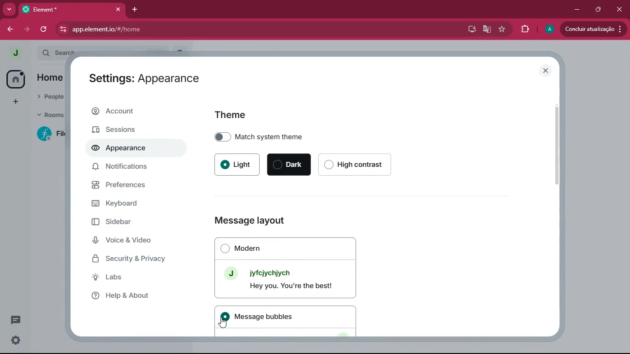 This screenshot has height=354, width=630. Describe the element at coordinates (526, 29) in the screenshot. I see `extension` at that location.